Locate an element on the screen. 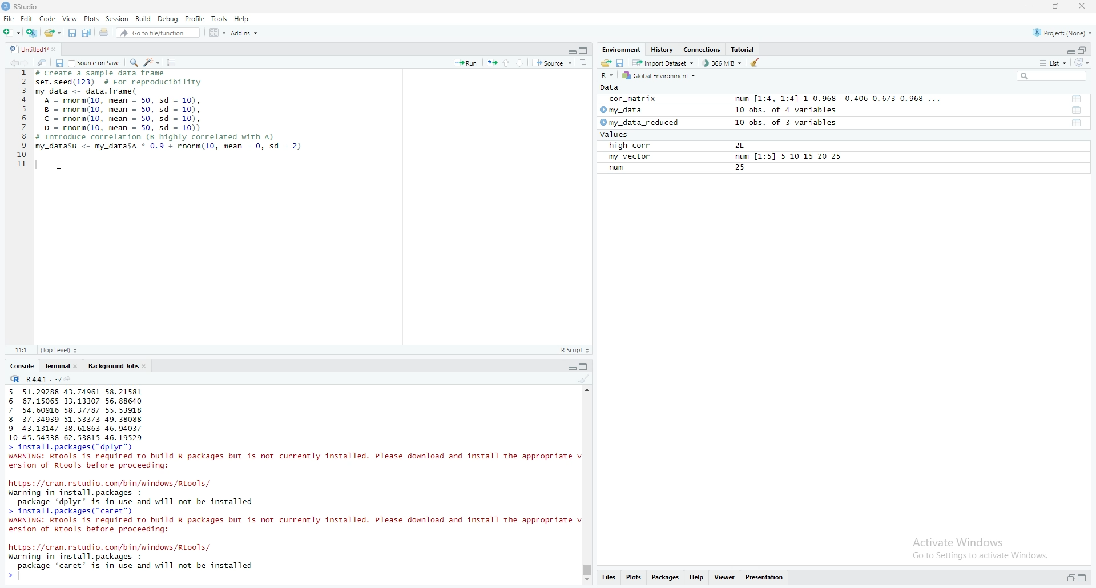  expand is located at coordinates (1082, 578).